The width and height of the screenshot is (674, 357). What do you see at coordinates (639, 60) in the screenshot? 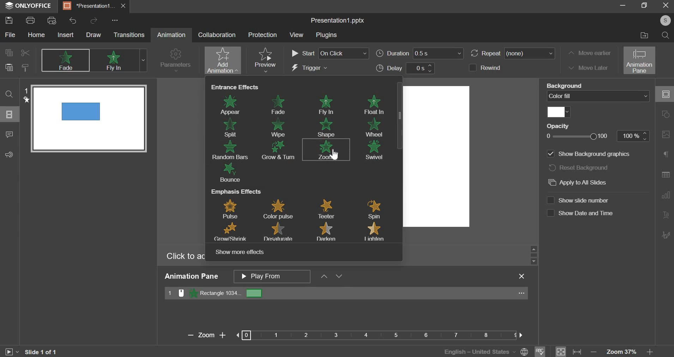
I see `animation pane` at bounding box center [639, 60].